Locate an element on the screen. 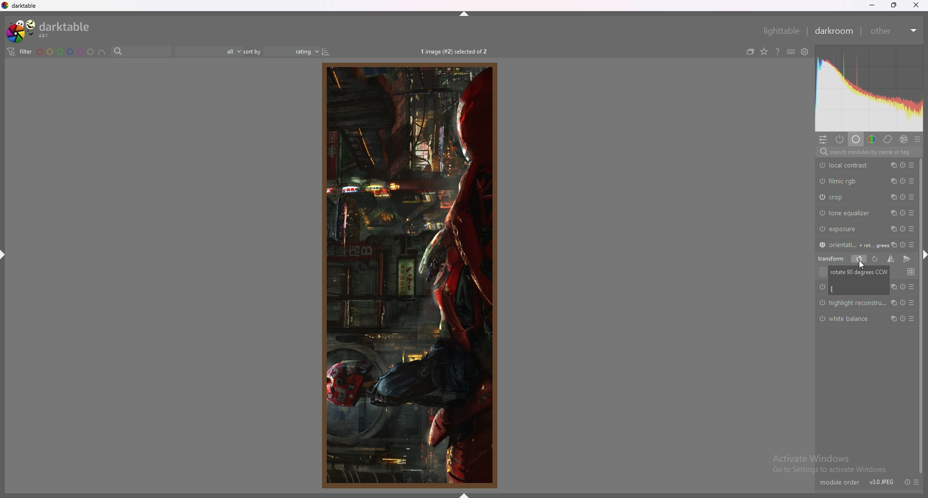 The width and height of the screenshot is (928, 498). scroll bar is located at coordinates (921, 314).